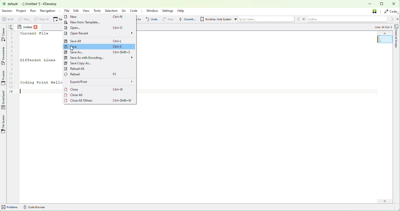 The width and height of the screenshot is (400, 211). I want to click on Current File, so click(35, 33).